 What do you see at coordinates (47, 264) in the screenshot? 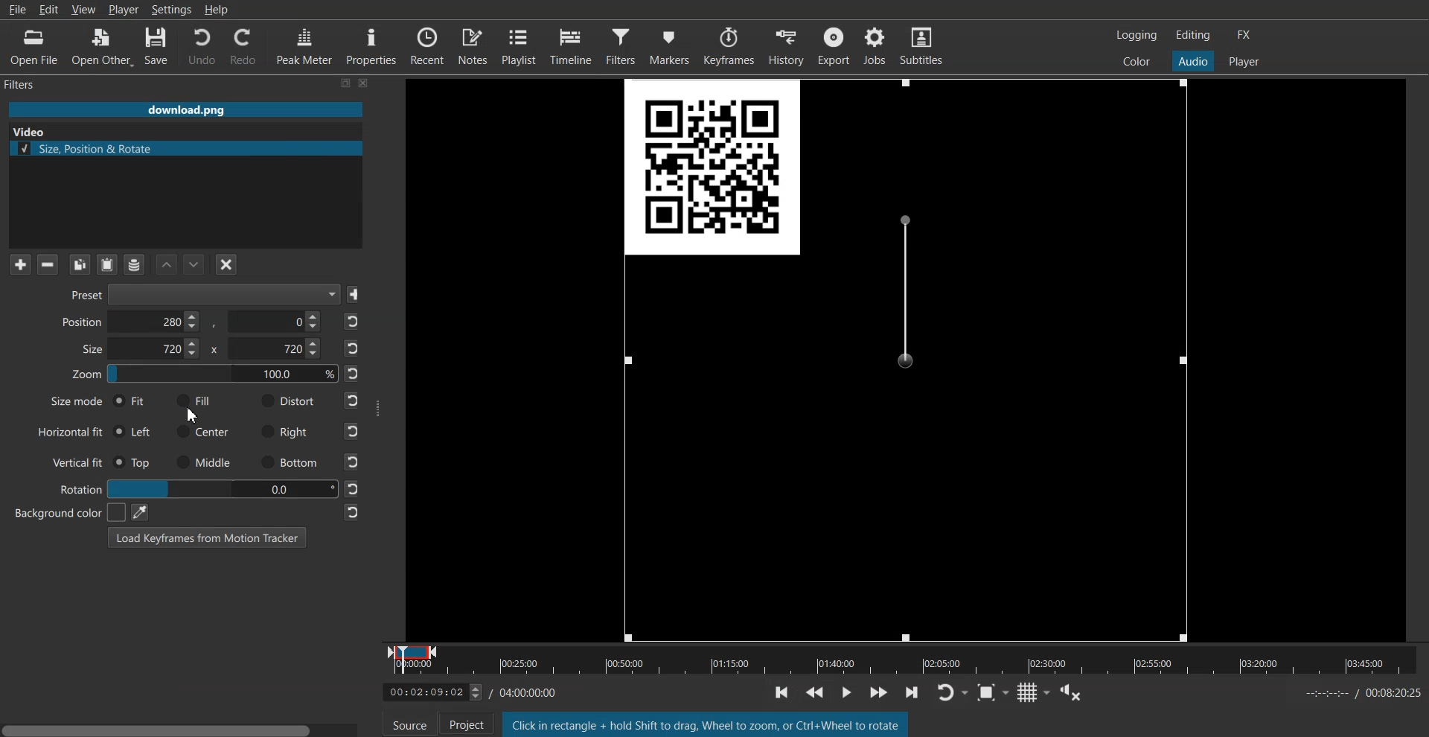
I see `Remove selected Filter` at bounding box center [47, 264].